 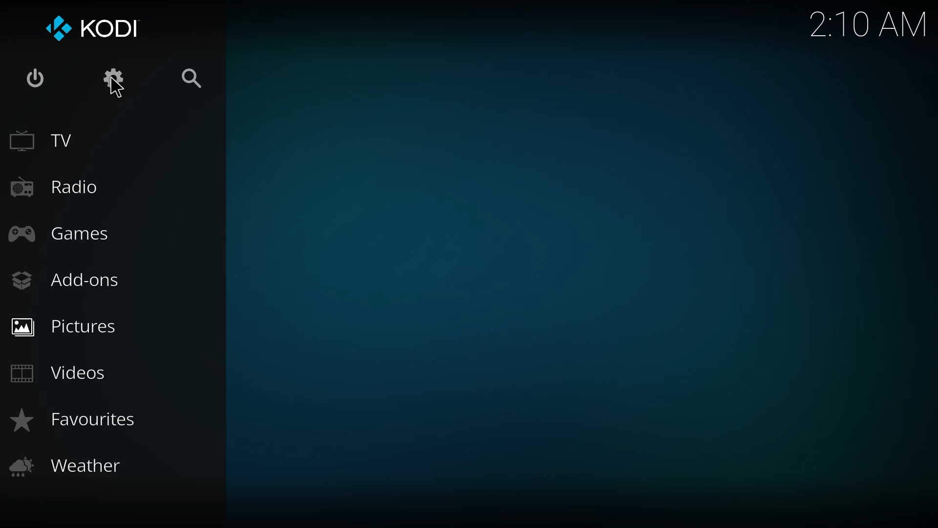 I want to click on power, so click(x=36, y=79).